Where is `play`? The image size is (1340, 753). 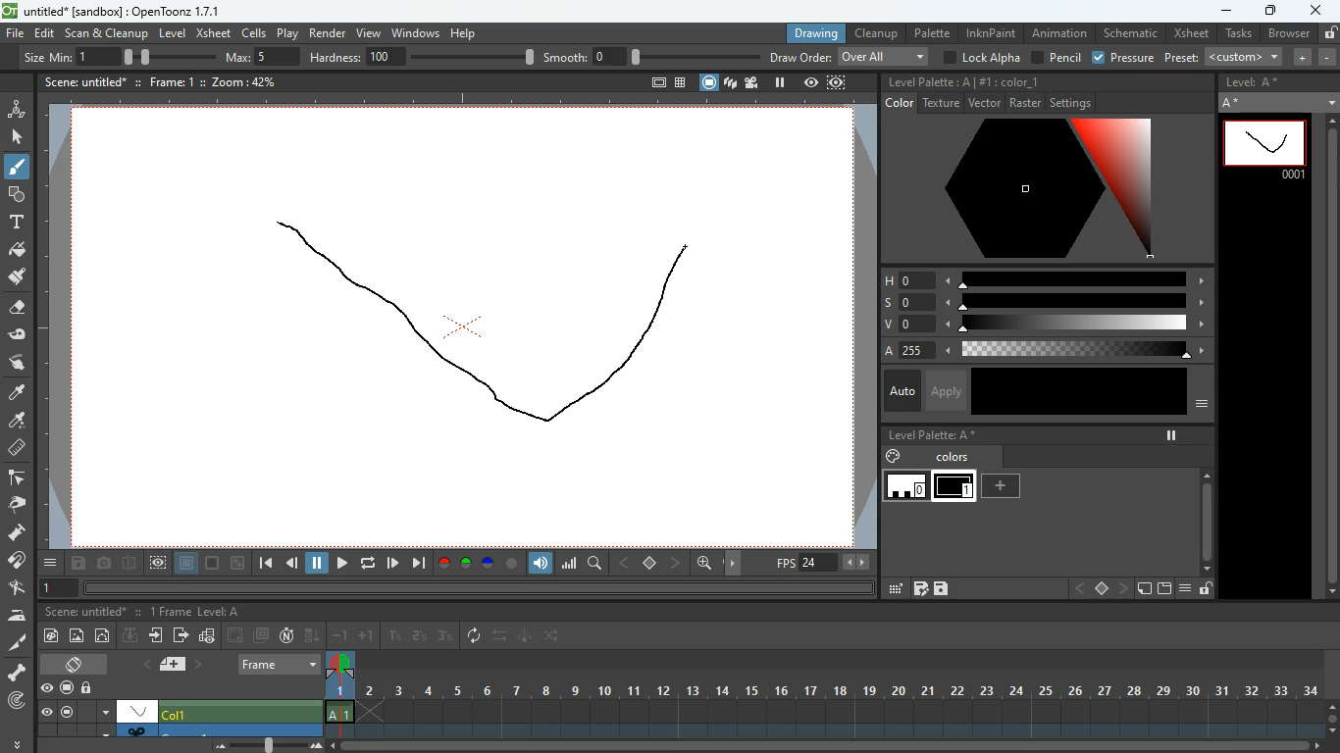
play is located at coordinates (289, 32).